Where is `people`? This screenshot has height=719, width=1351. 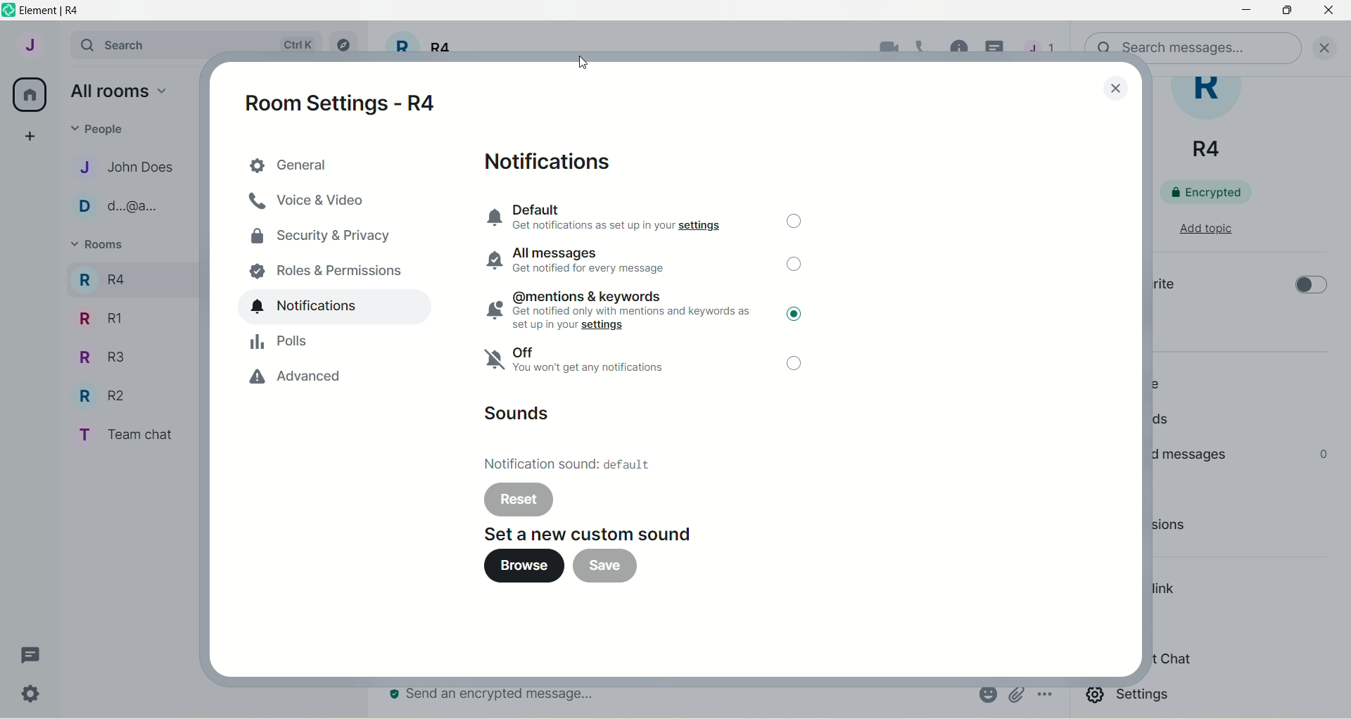
people is located at coordinates (103, 127).